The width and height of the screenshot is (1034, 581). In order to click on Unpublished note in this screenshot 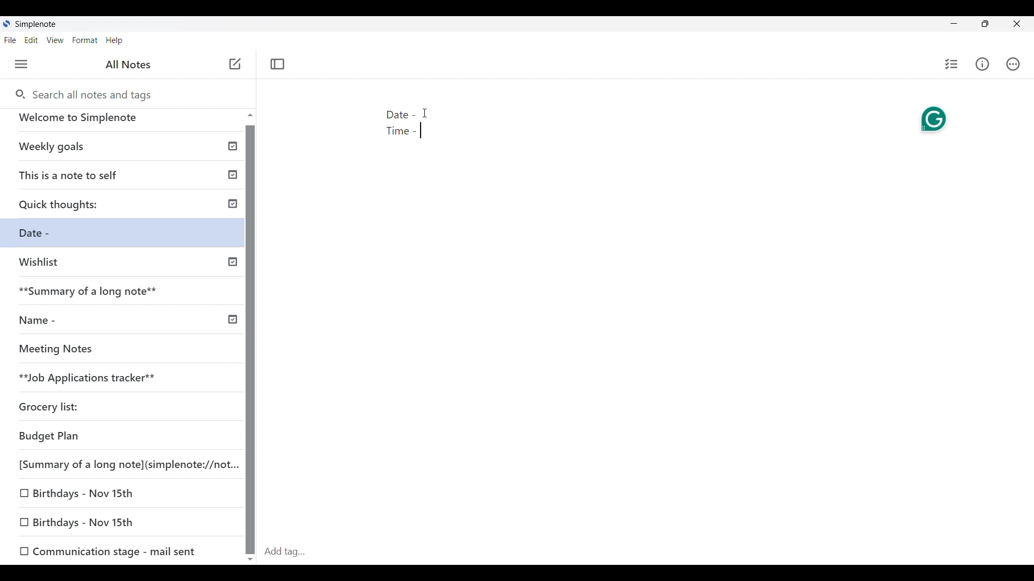, I will do `click(53, 409)`.